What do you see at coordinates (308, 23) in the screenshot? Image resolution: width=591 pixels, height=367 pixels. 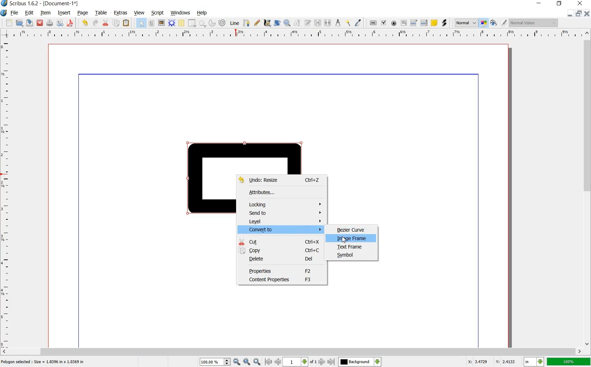 I see `edit text with story editor` at bounding box center [308, 23].